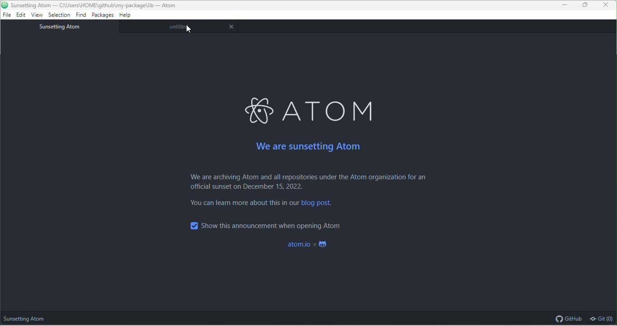 The image size is (617, 326). I want to click on text on atom, so click(302, 181).